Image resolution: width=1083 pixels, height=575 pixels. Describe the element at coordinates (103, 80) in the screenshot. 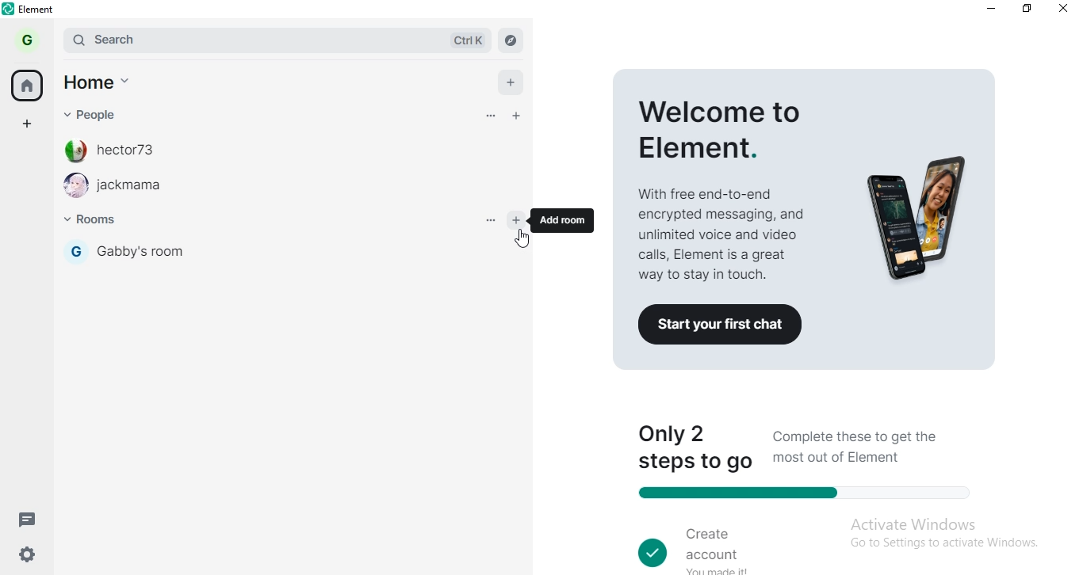

I see `home` at that location.